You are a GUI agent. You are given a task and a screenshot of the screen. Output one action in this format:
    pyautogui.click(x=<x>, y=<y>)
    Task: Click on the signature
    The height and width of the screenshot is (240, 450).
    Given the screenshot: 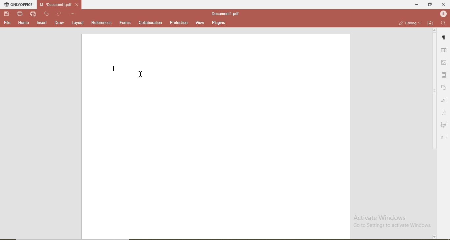 What is the action you would take?
    pyautogui.click(x=444, y=124)
    